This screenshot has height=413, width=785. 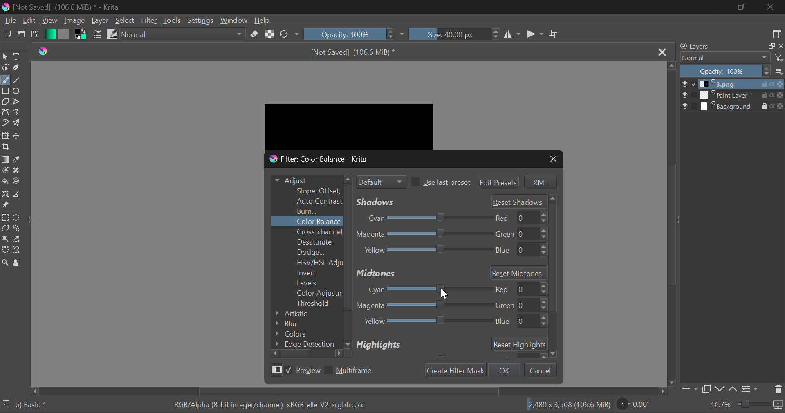 What do you see at coordinates (65, 34) in the screenshot?
I see `Pattern` at bounding box center [65, 34].